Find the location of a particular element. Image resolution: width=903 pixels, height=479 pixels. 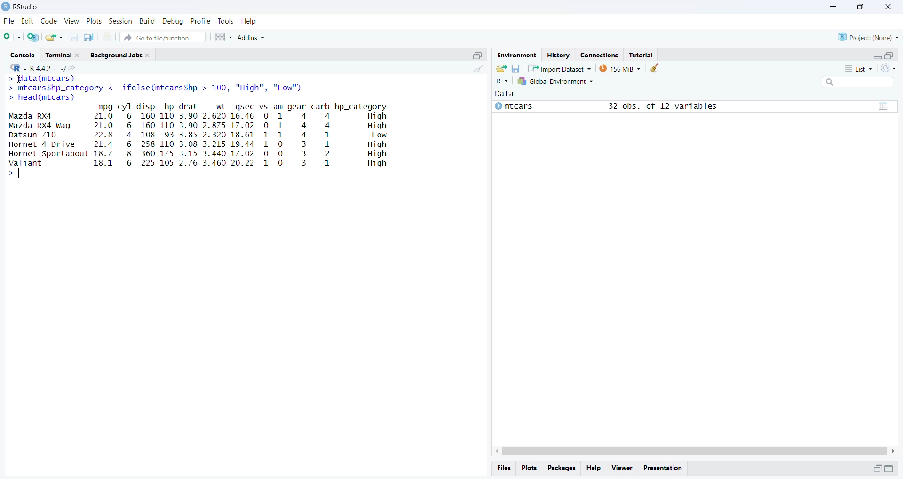

File is located at coordinates (10, 21).